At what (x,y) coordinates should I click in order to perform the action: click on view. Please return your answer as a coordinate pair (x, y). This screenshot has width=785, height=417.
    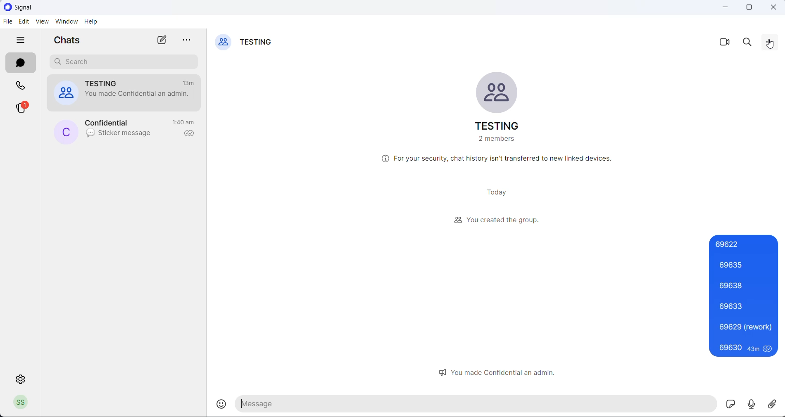
    Looking at the image, I should click on (41, 23).